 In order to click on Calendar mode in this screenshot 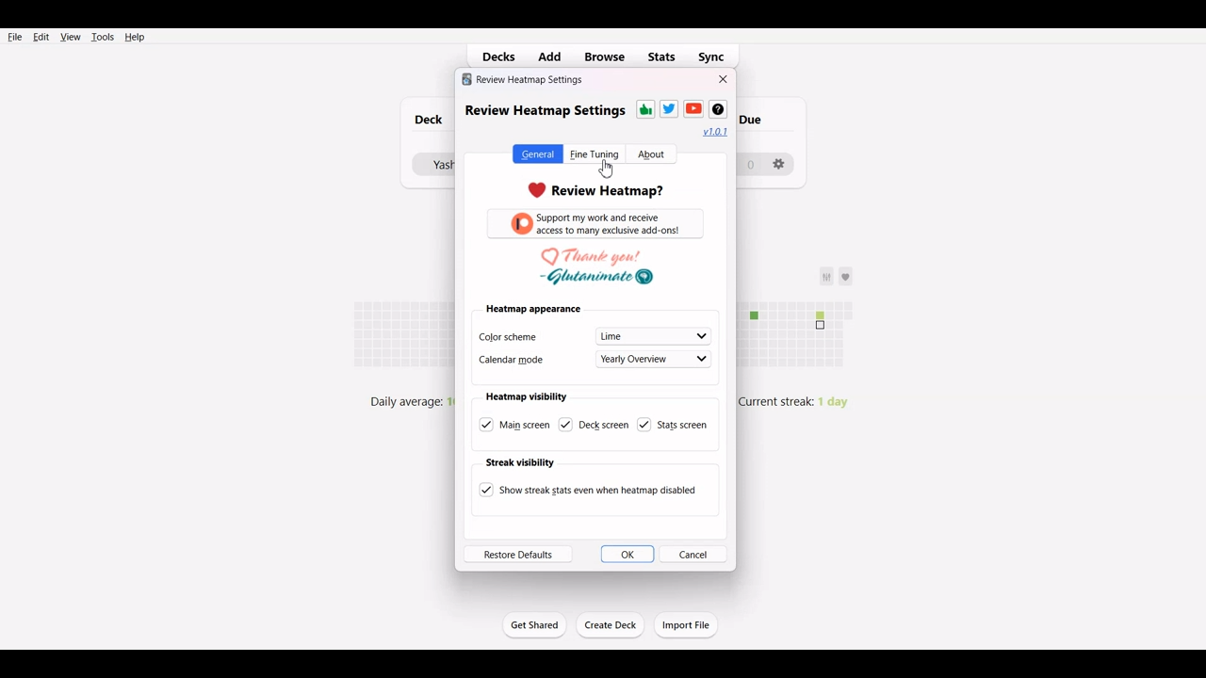, I will do `click(524, 361)`.